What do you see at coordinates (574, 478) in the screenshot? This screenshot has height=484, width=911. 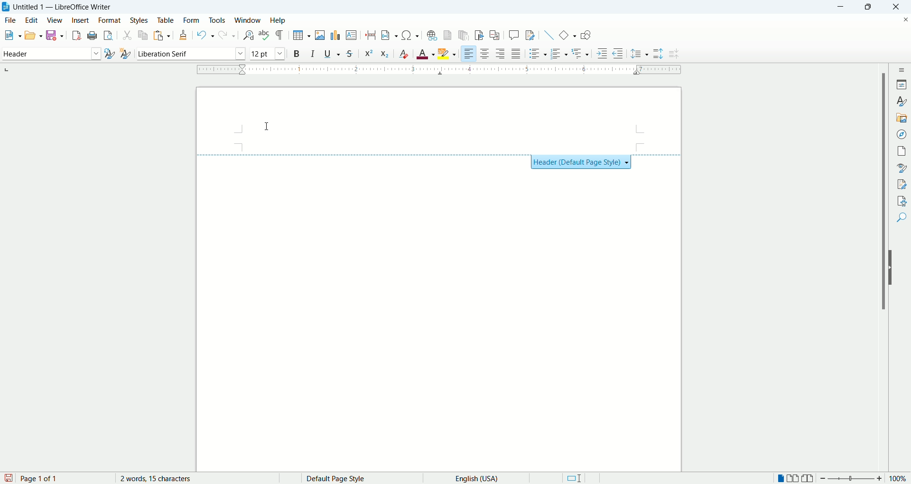 I see `standard selection` at bounding box center [574, 478].